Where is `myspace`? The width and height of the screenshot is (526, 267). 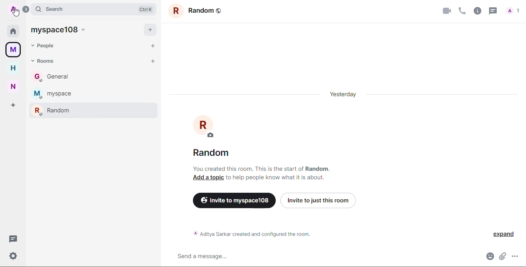 myspace is located at coordinates (60, 28).